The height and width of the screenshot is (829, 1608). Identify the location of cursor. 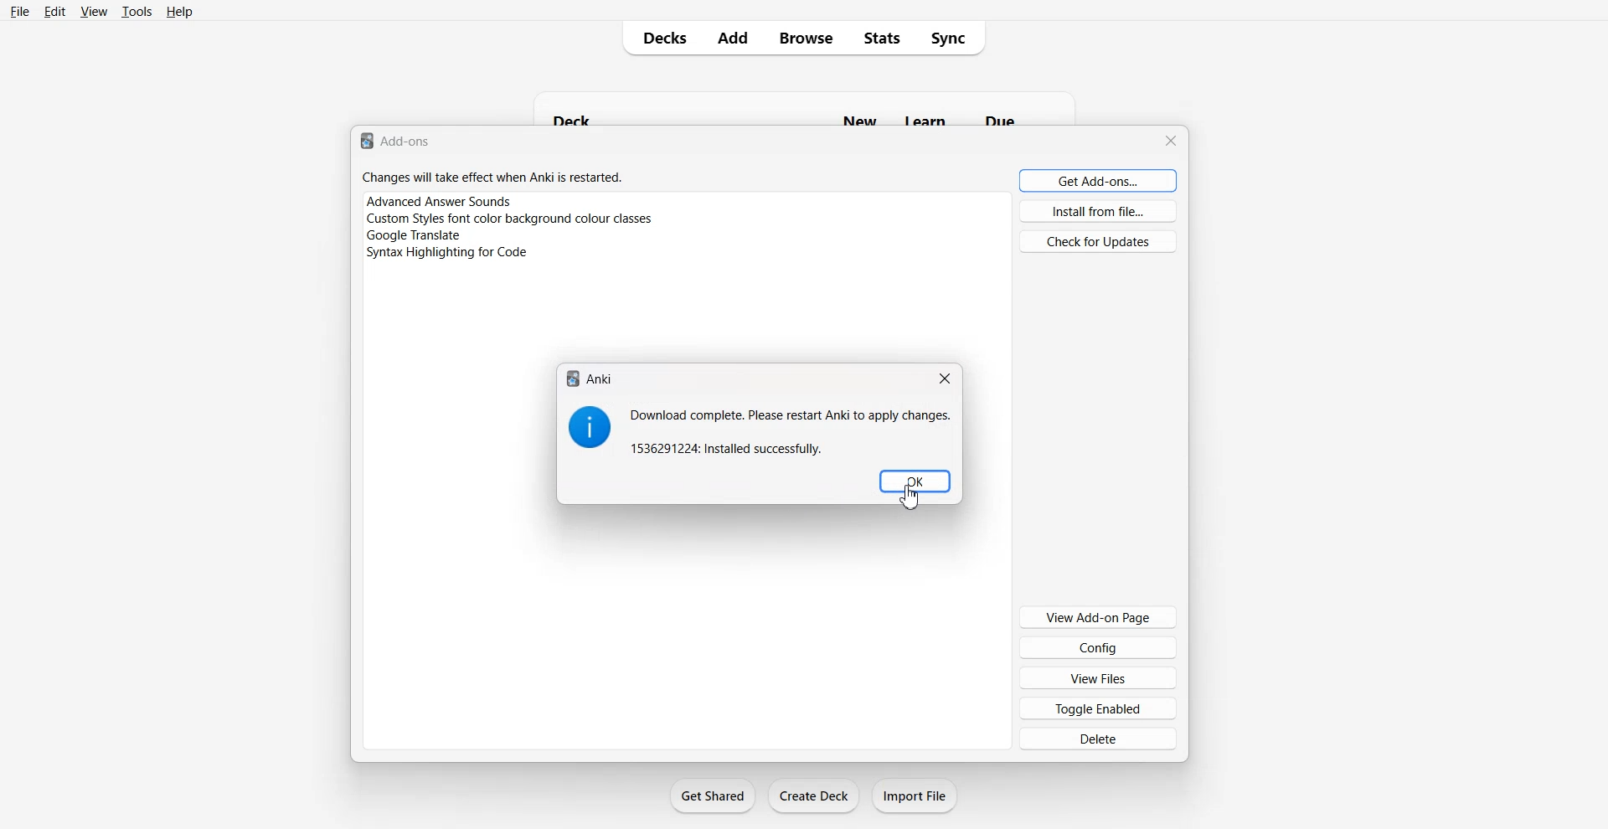
(911, 499).